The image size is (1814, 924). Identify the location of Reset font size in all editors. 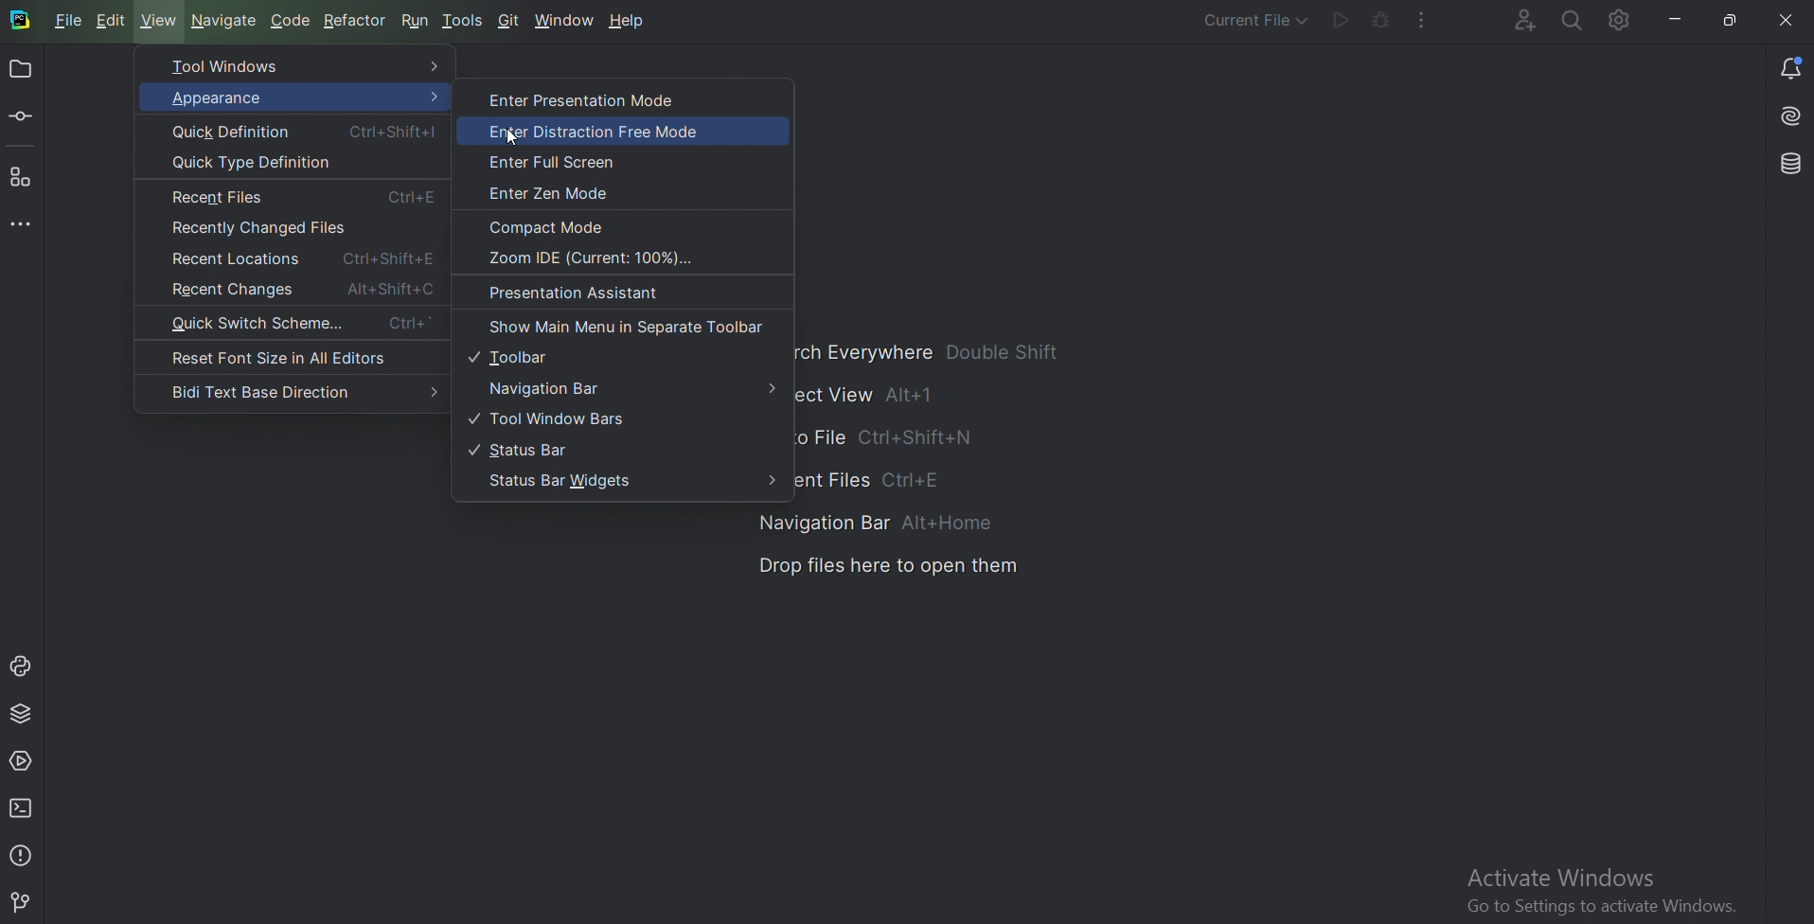
(292, 356).